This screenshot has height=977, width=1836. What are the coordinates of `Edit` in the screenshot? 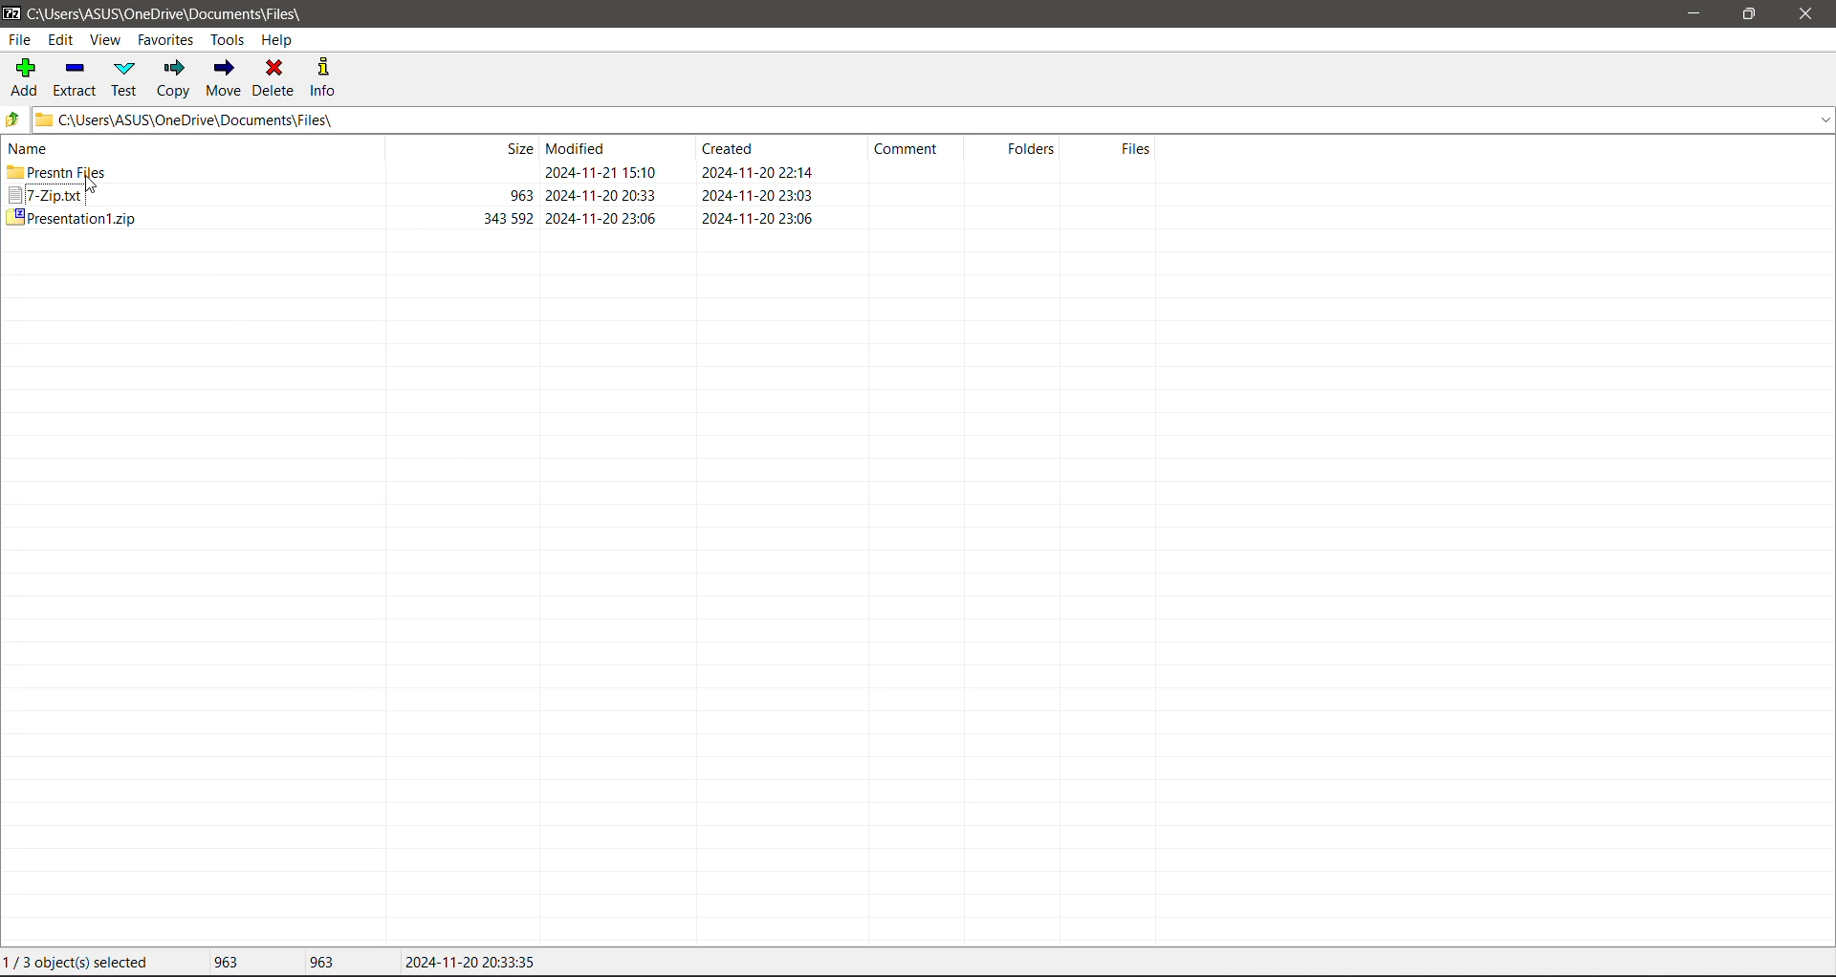 It's located at (64, 40).